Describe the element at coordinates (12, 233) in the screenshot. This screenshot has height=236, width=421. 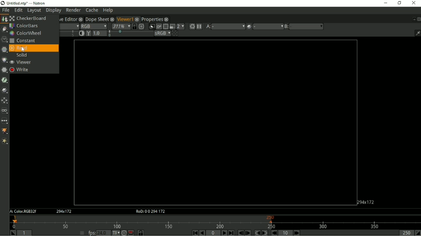
I see `Set playback in point at the current frame` at that location.